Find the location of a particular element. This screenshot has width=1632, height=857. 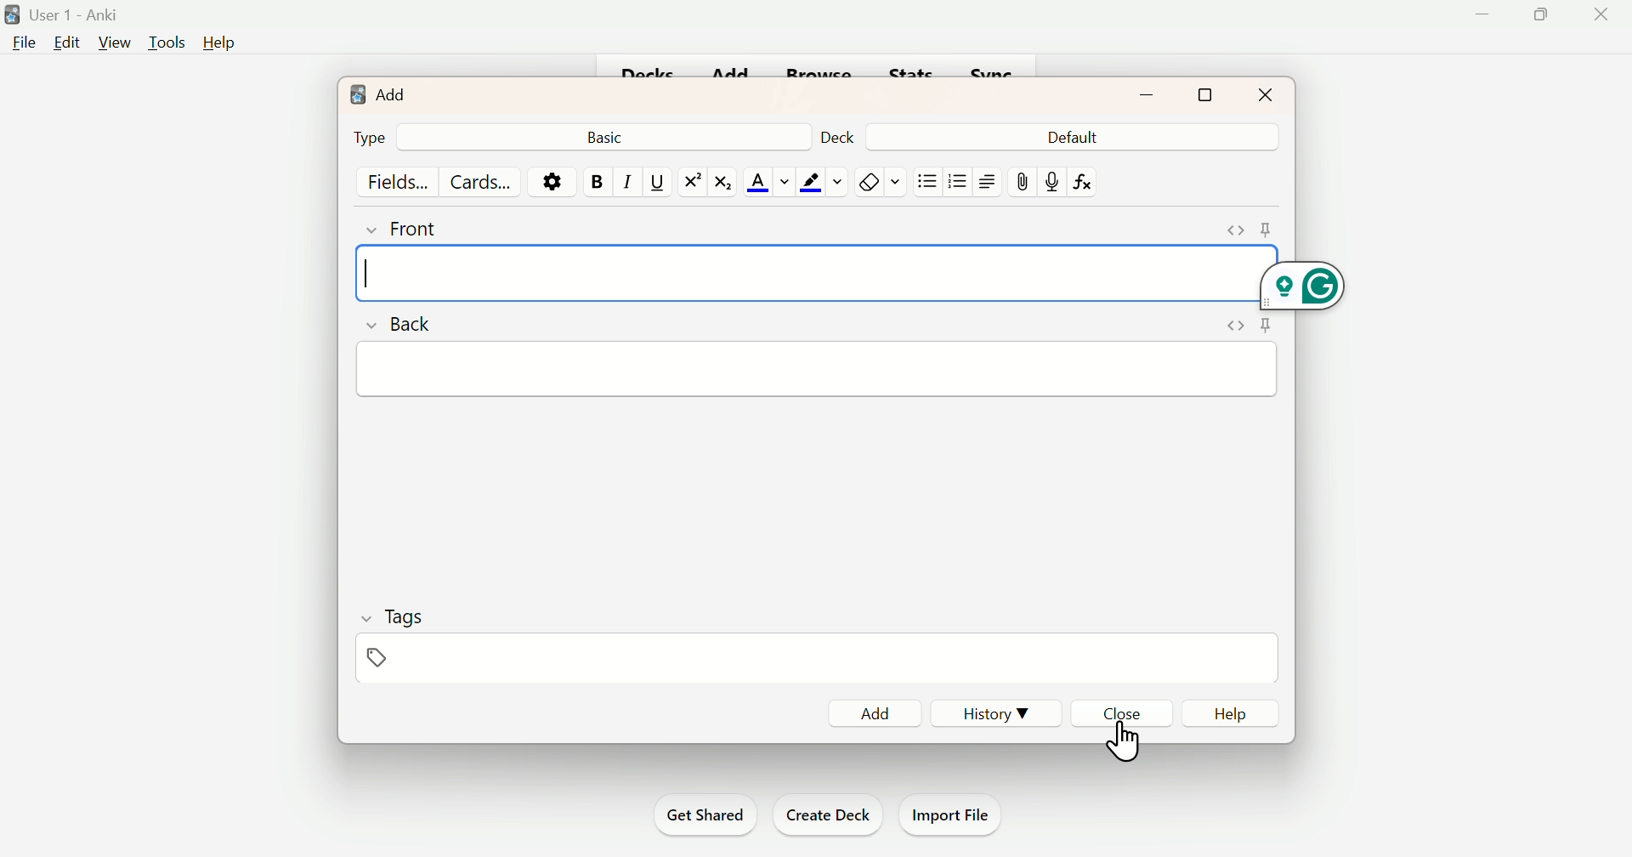

Close is located at coordinates (1118, 712).